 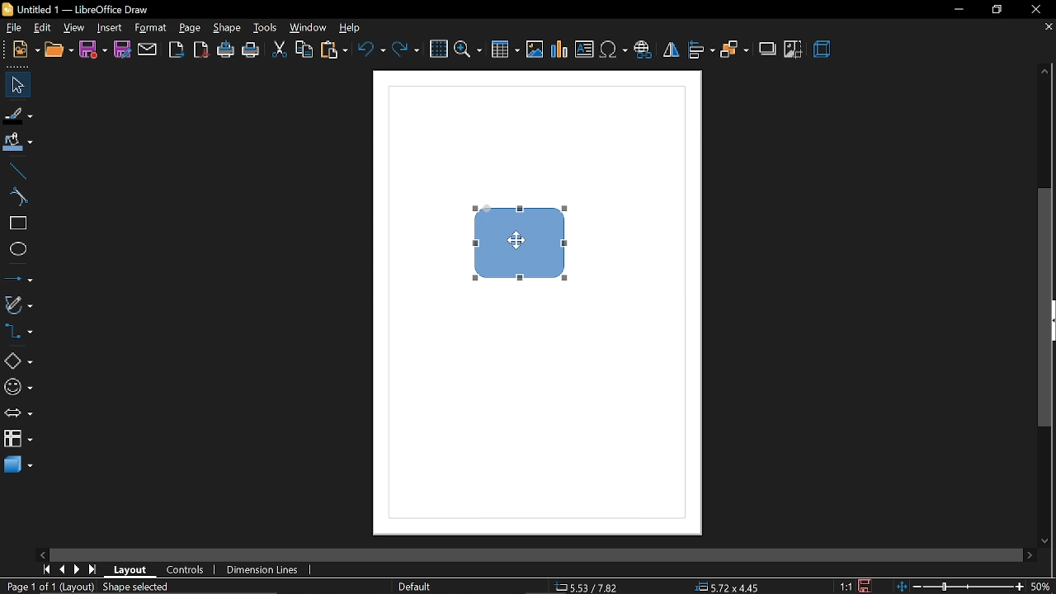 I want to click on print directly, so click(x=224, y=49).